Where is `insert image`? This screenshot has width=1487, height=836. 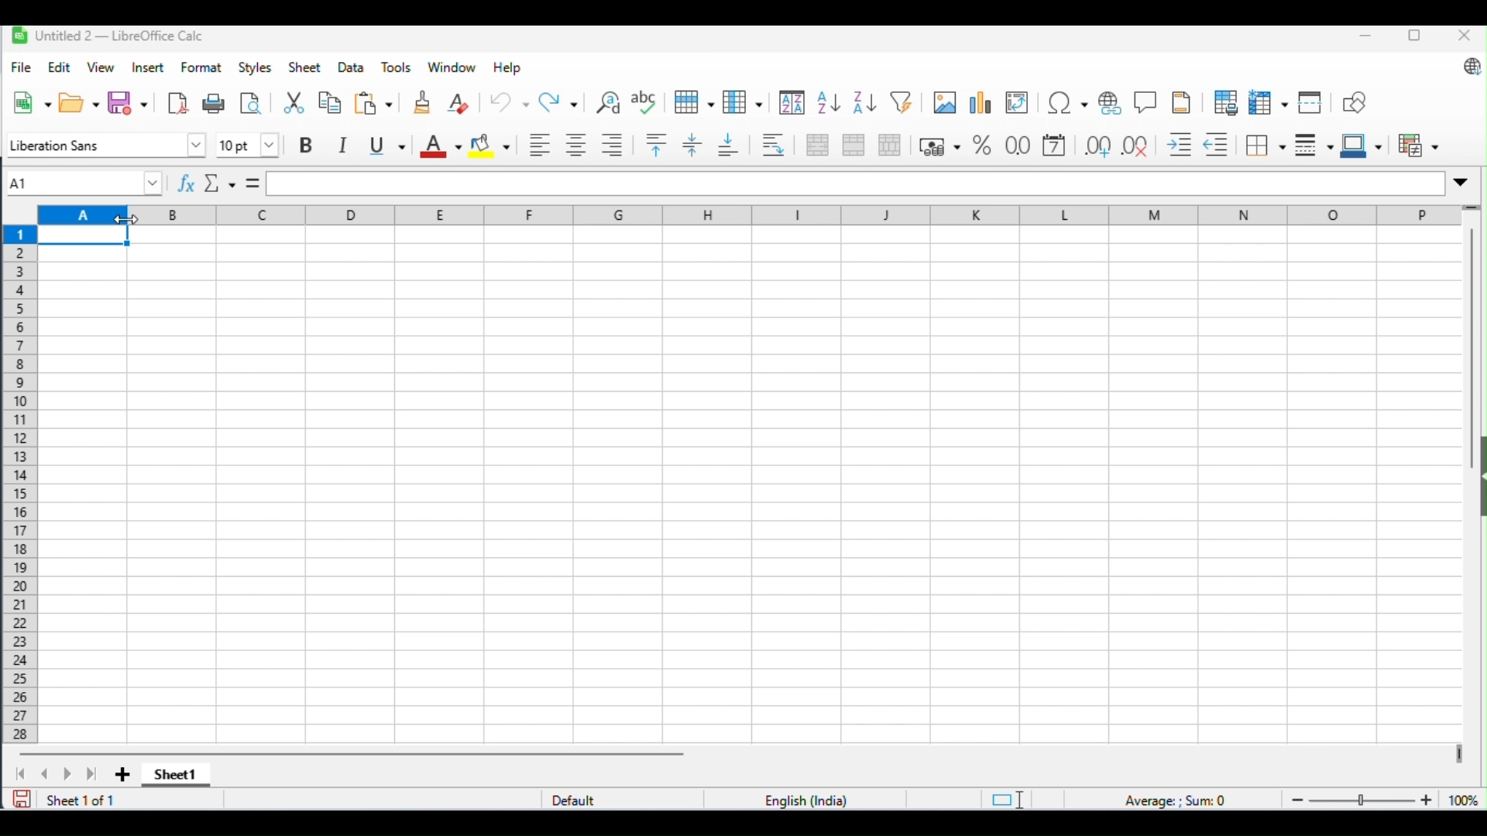
insert image is located at coordinates (944, 102).